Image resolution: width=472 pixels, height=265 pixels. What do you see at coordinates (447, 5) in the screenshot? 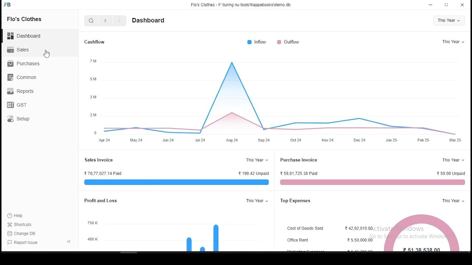
I see `maximize` at bounding box center [447, 5].